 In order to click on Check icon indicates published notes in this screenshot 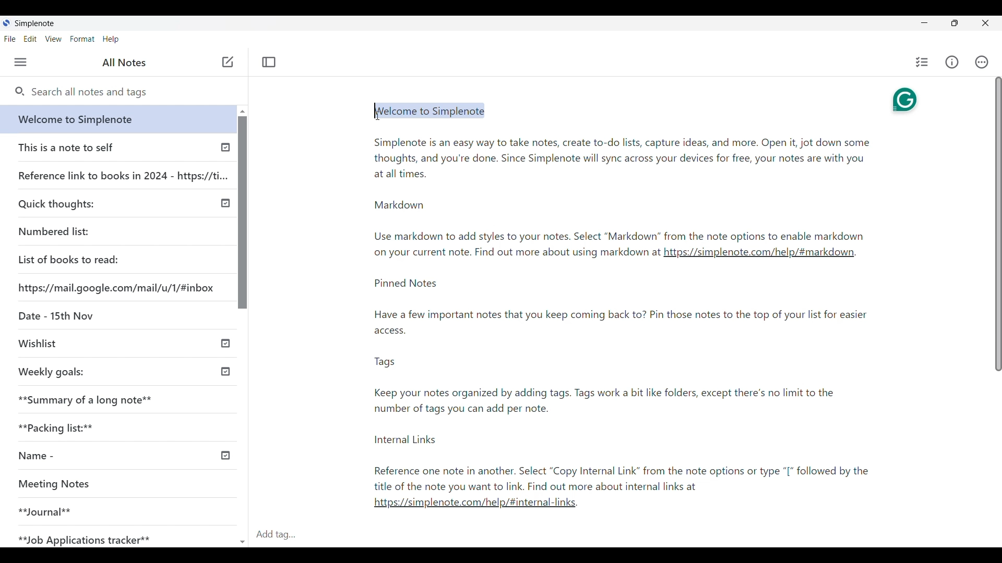, I will do `click(224, 370)`.